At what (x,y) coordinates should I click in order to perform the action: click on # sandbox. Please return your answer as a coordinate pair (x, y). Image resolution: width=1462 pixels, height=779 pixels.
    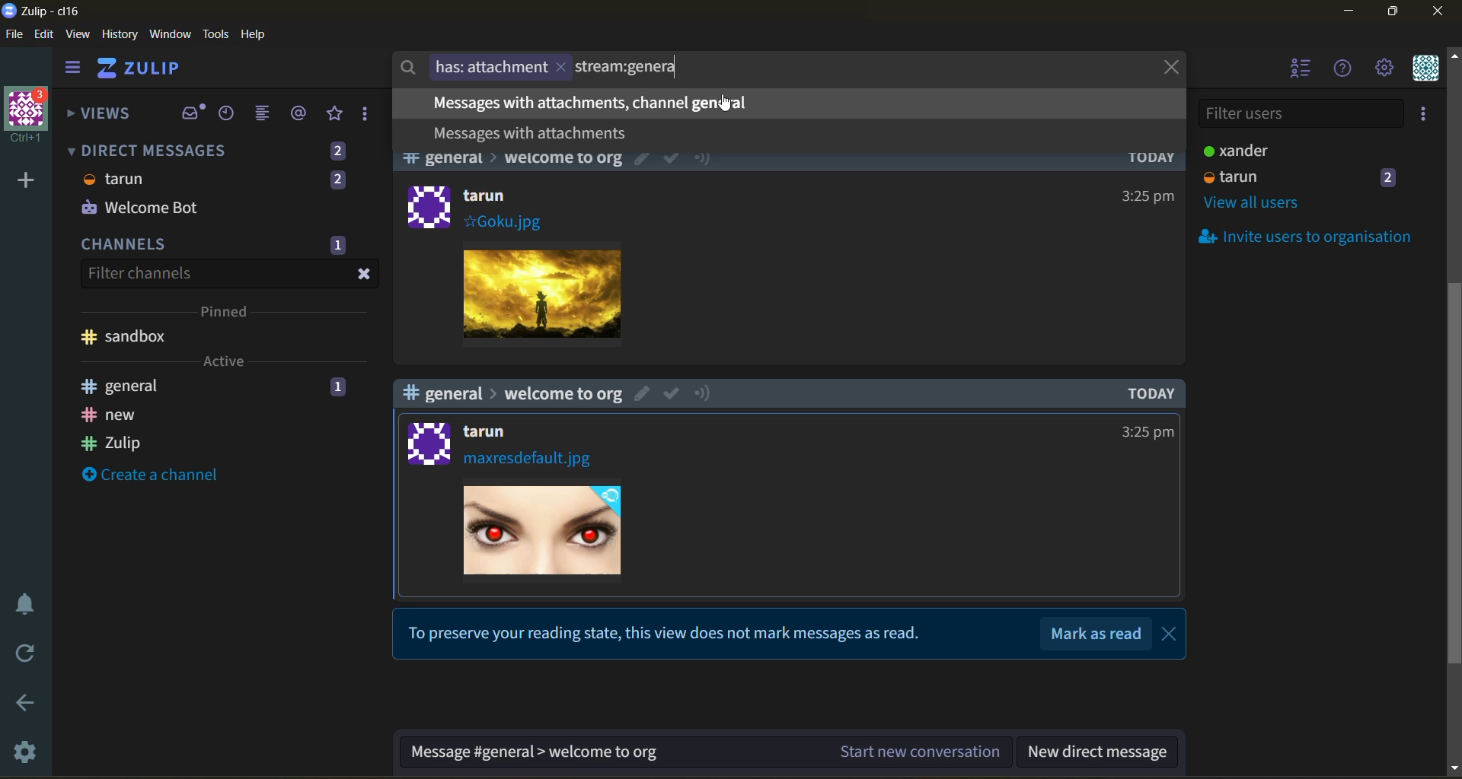
    Looking at the image, I should click on (126, 337).